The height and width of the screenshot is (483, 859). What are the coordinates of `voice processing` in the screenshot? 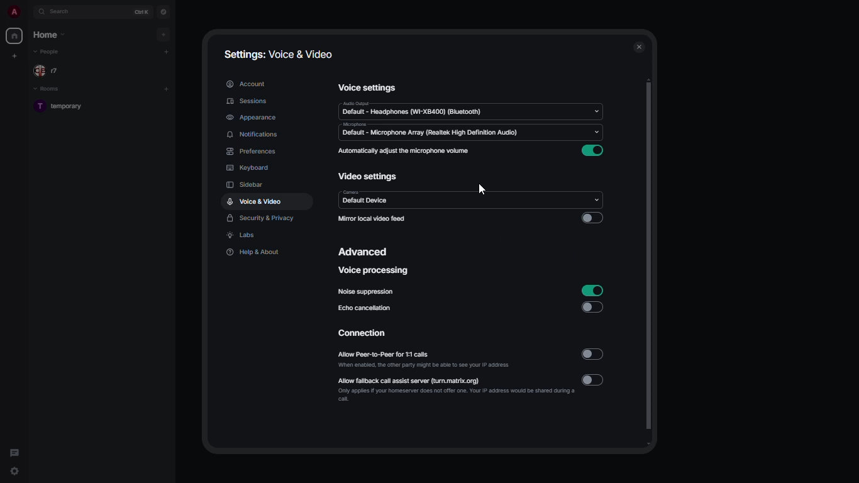 It's located at (375, 270).